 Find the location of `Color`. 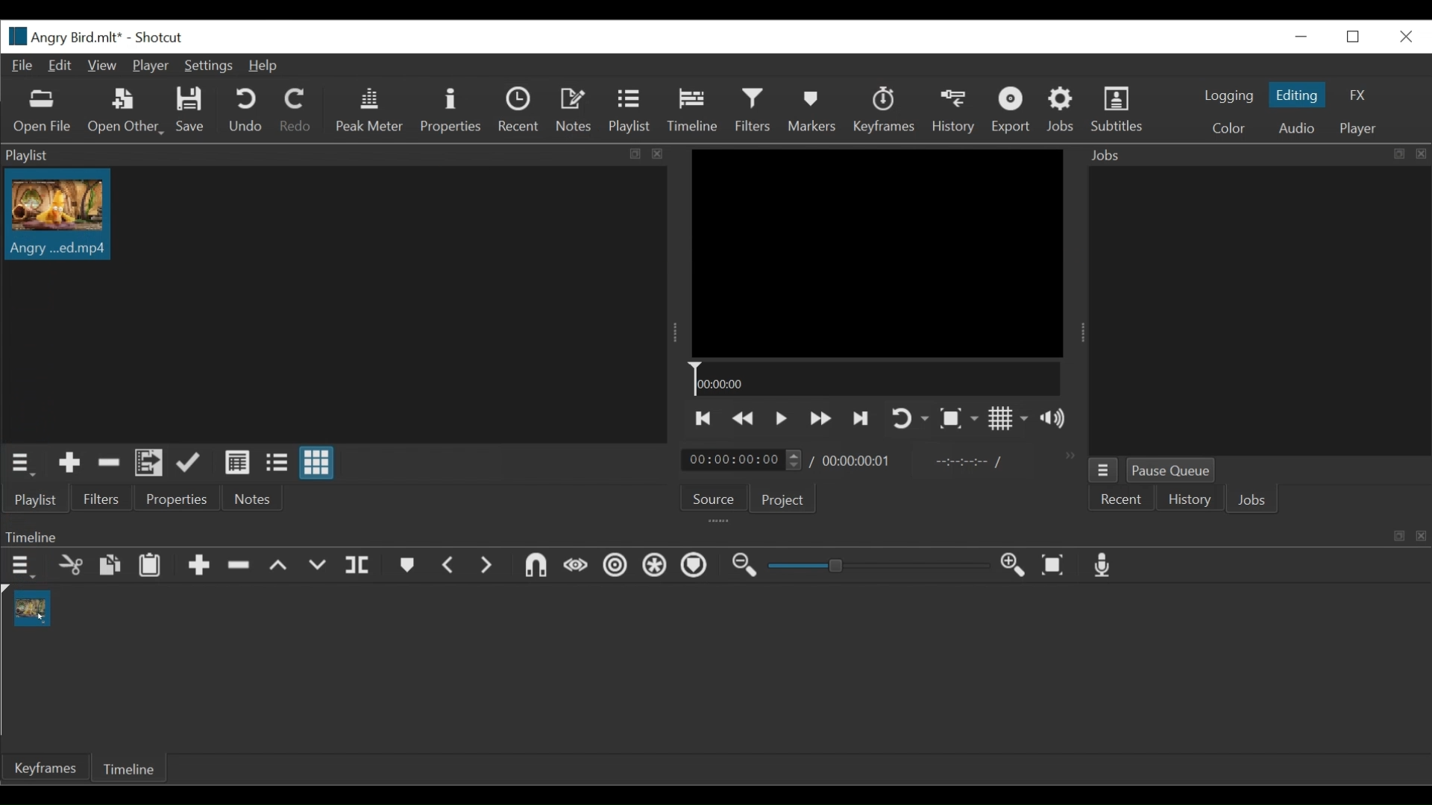

Color is located at coordinates (1228, 130).